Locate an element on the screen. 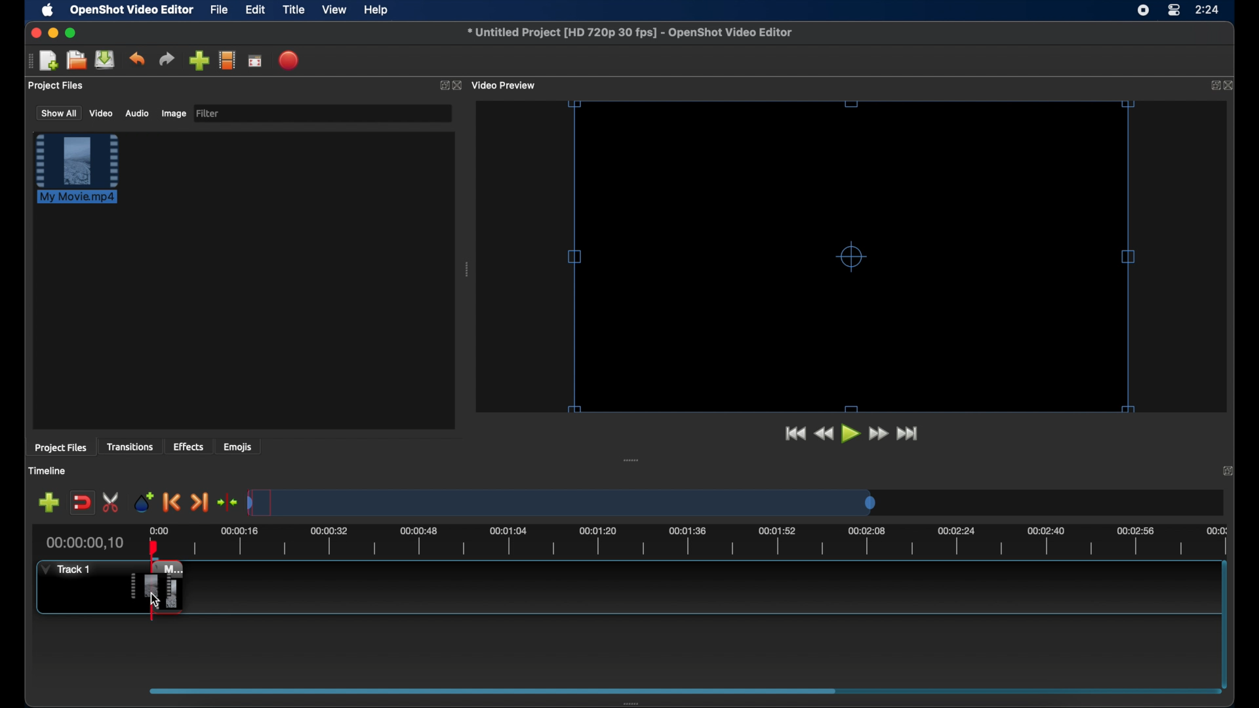  disable snapping is located at coordinates (83, 503).